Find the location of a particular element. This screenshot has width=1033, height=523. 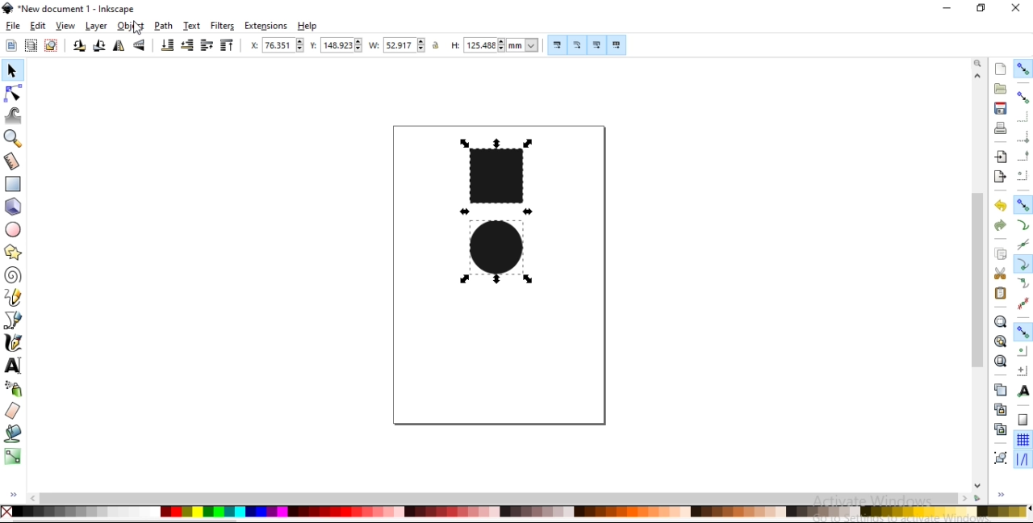

export a document is located at coordinates (998, 178).